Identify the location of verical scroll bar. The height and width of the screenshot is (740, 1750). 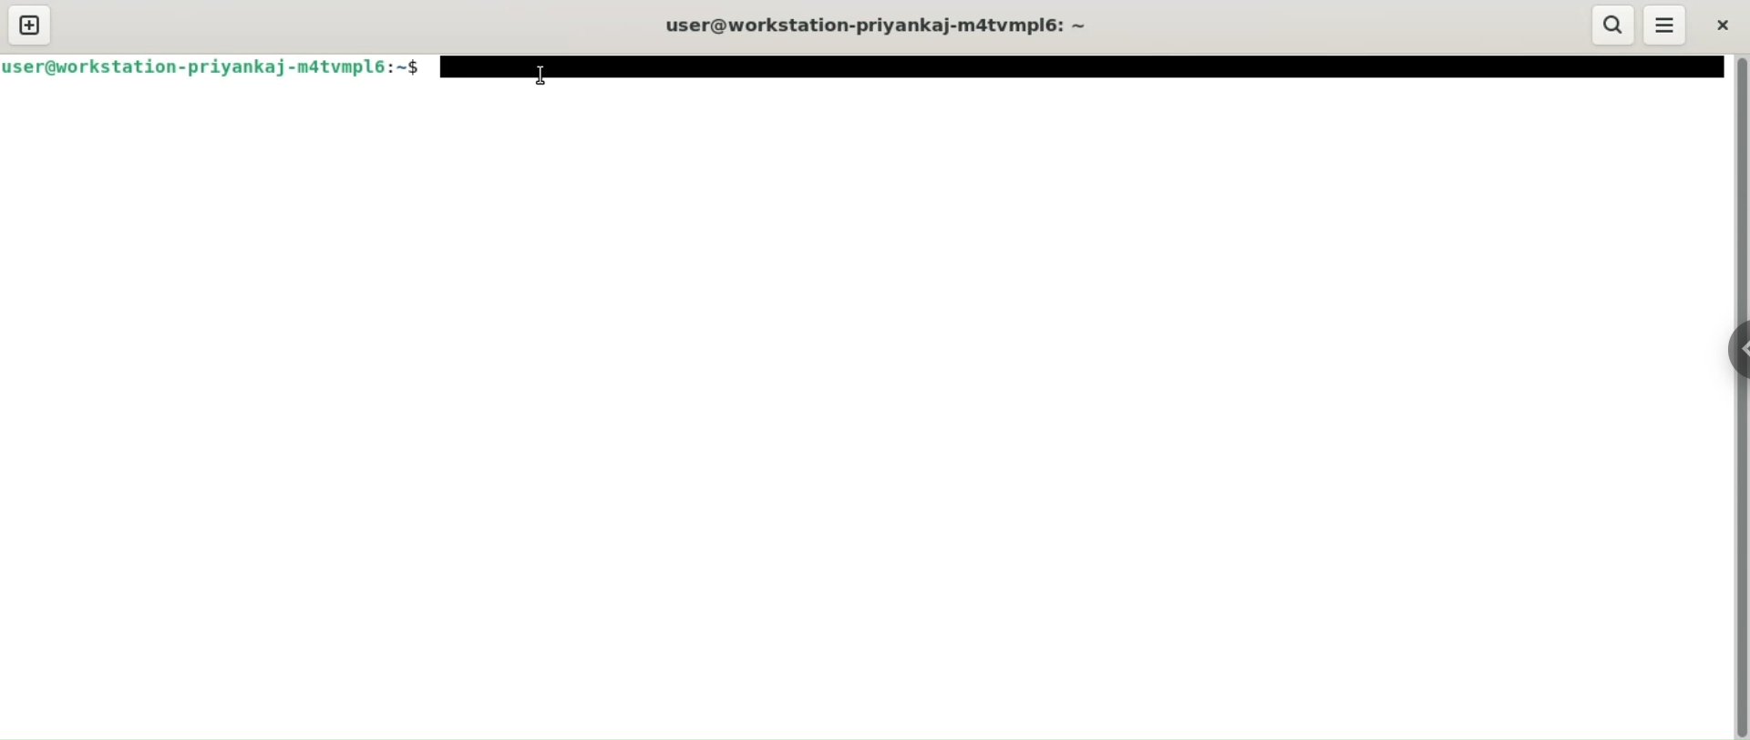
(1739, 397).